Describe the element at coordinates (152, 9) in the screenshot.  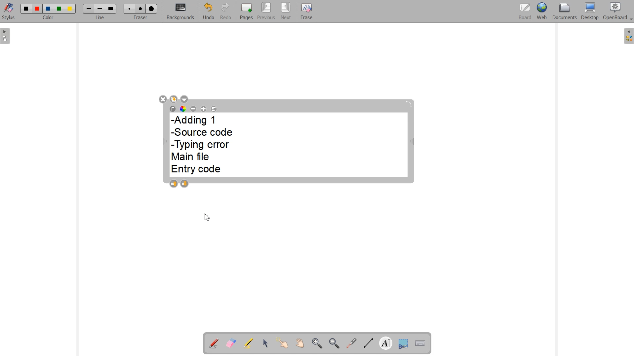
I see `Large eraser` at that location.